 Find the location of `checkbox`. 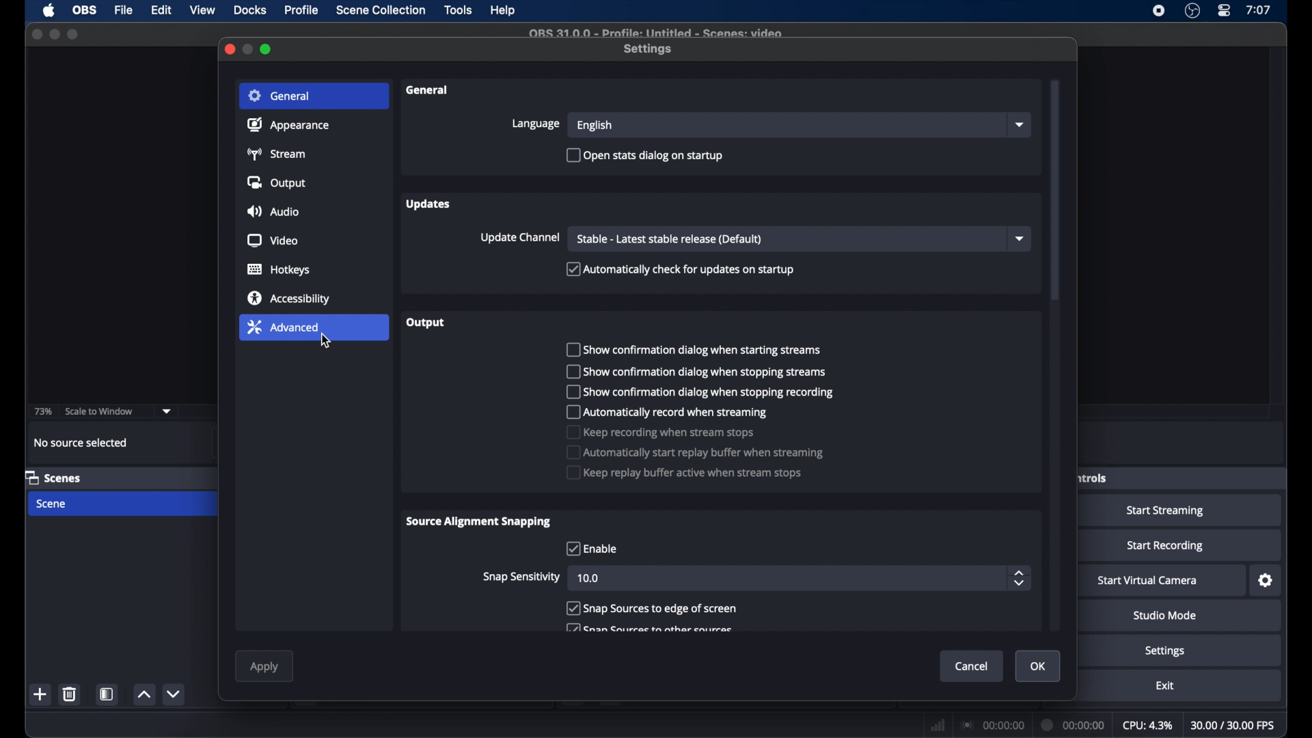

checkbox is located at coordinates (694, 371).